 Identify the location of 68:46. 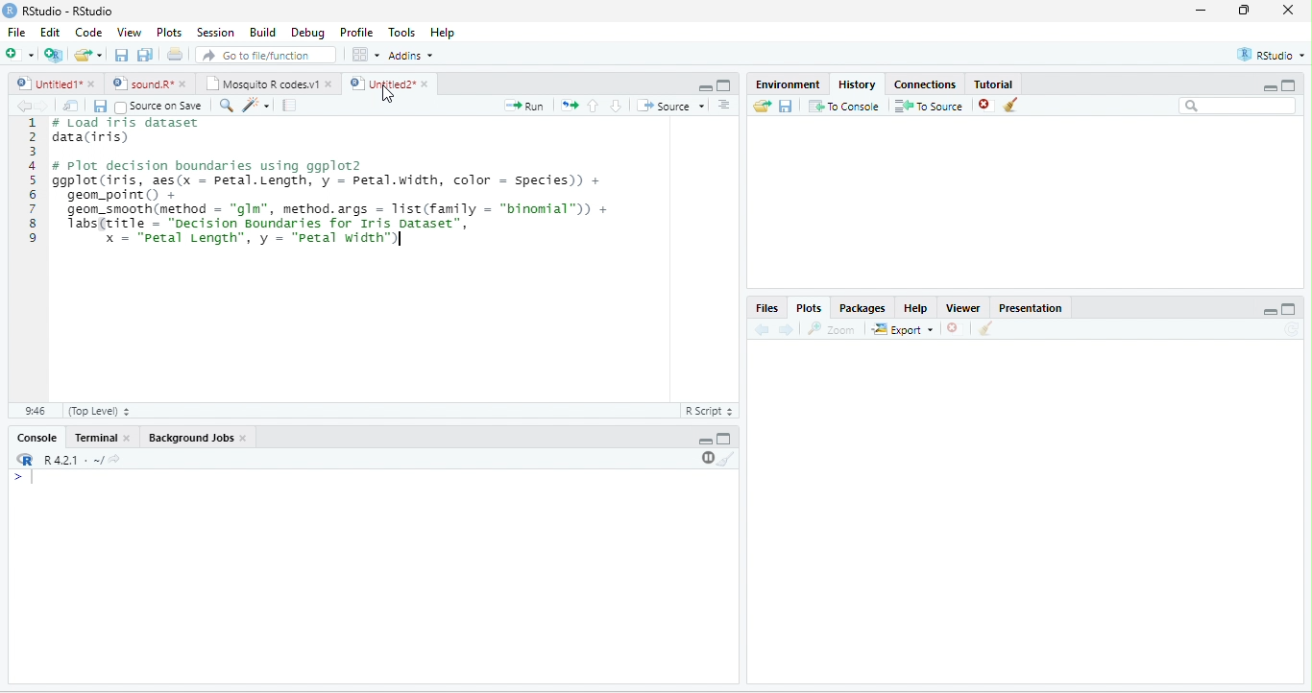
(35, 411).